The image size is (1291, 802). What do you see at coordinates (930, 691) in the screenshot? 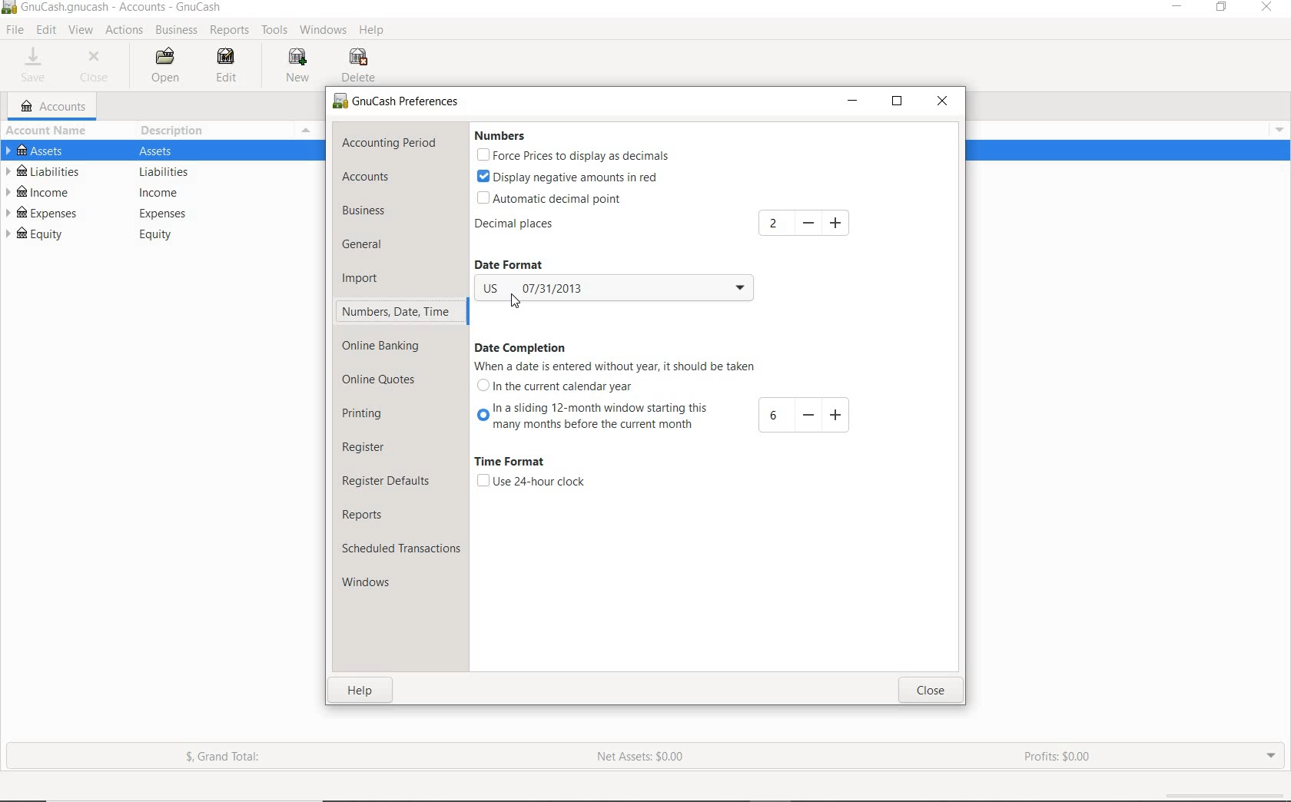
I see `close` at bounding box center [930, 691].